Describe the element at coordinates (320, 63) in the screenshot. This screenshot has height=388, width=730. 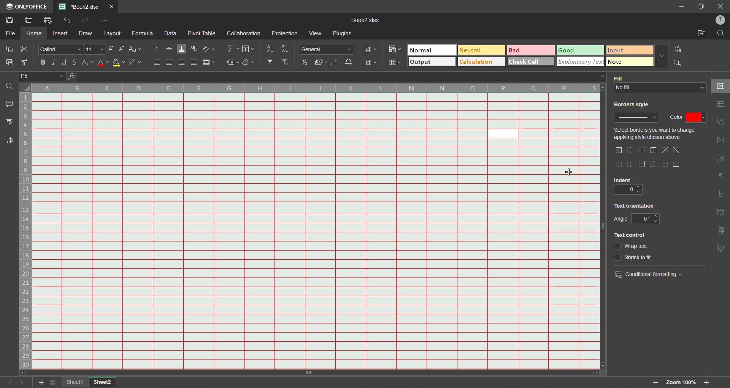
I see `accounting` at that location.